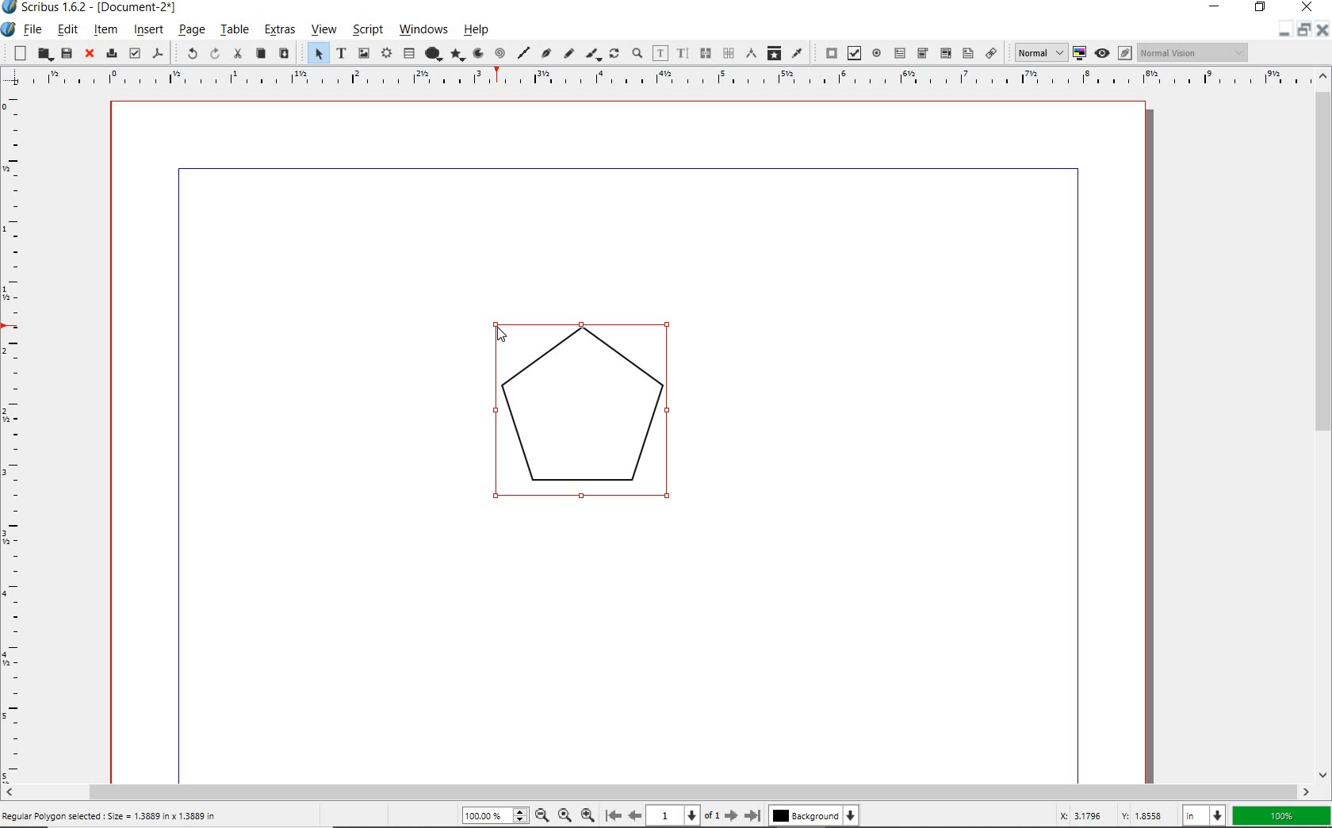 The height and width of the screenshot is (828, 1332). What do you see at coordinates (496, 815) in the screenshot?
I see `100%` at bounding box center [496, 815].